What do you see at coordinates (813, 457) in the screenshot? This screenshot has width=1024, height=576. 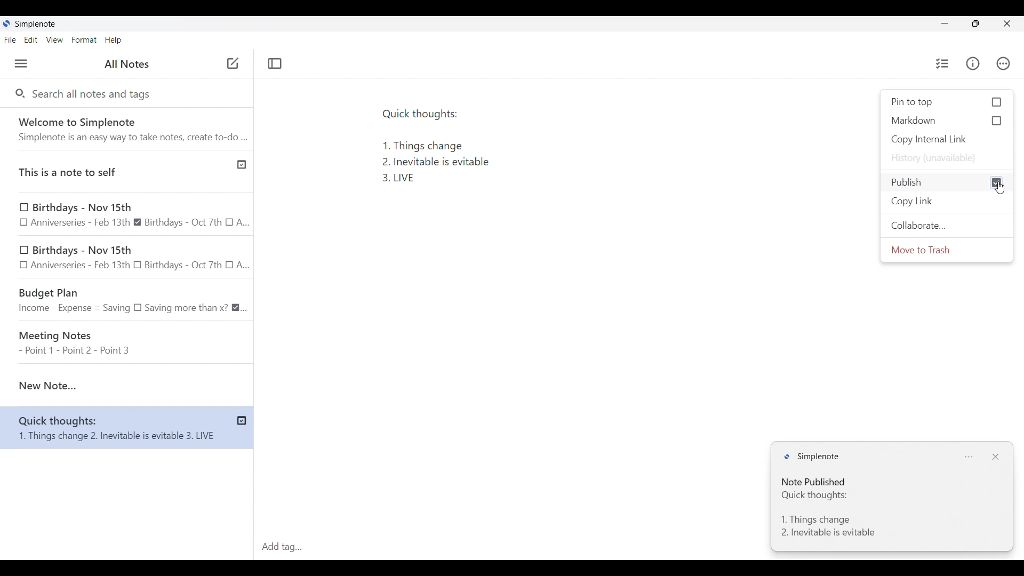 I see `Logo and name of software` at bounding box center [813, 457].